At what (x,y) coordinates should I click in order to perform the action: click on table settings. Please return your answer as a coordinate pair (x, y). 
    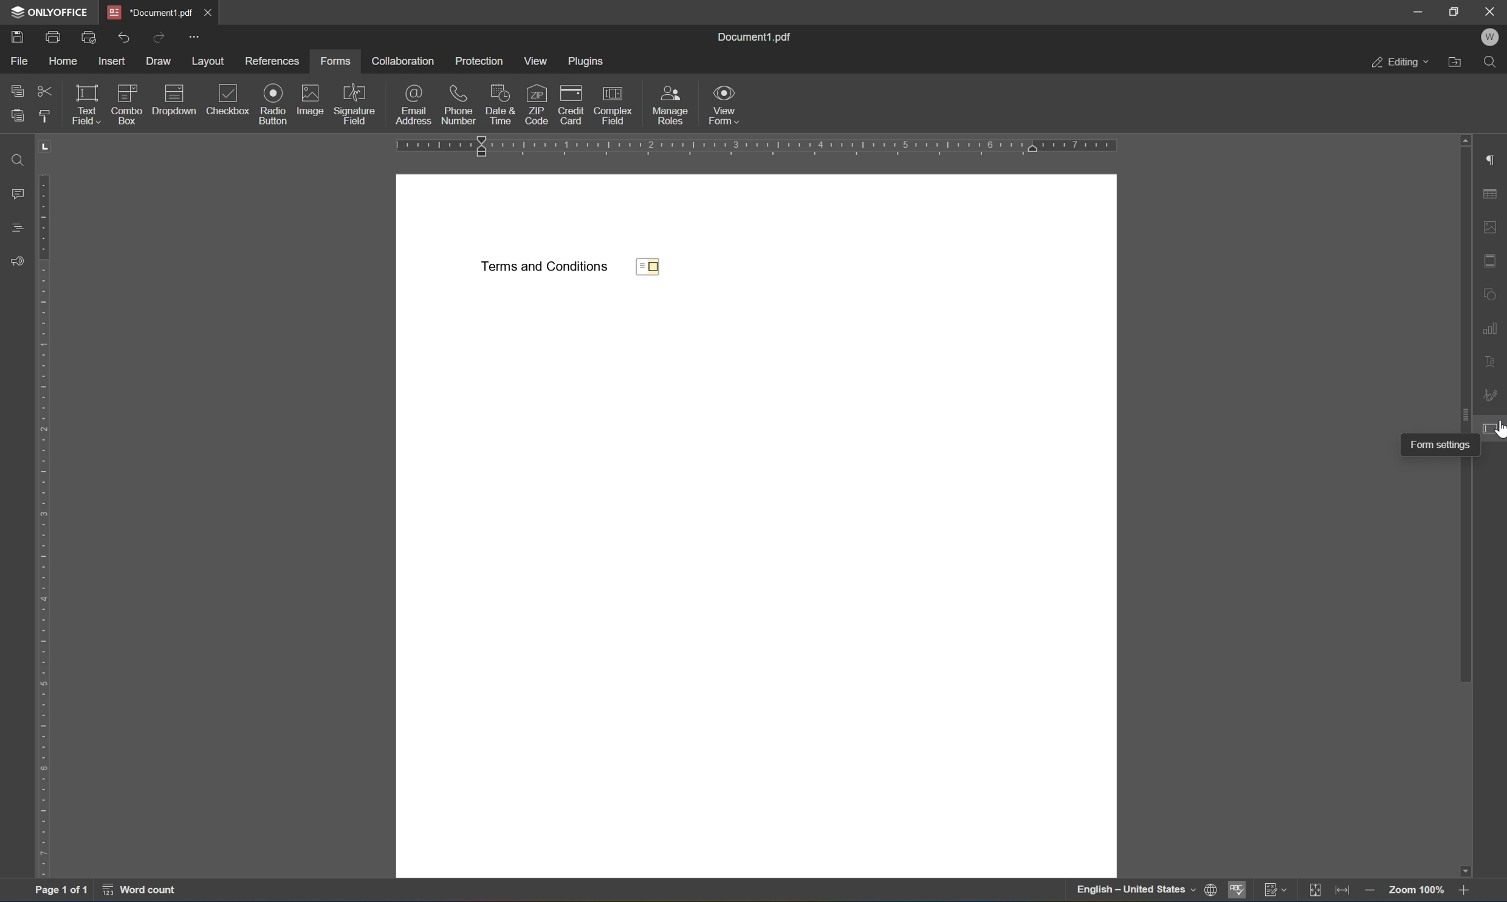
    Looking at the image, I should click on (1494, 193).